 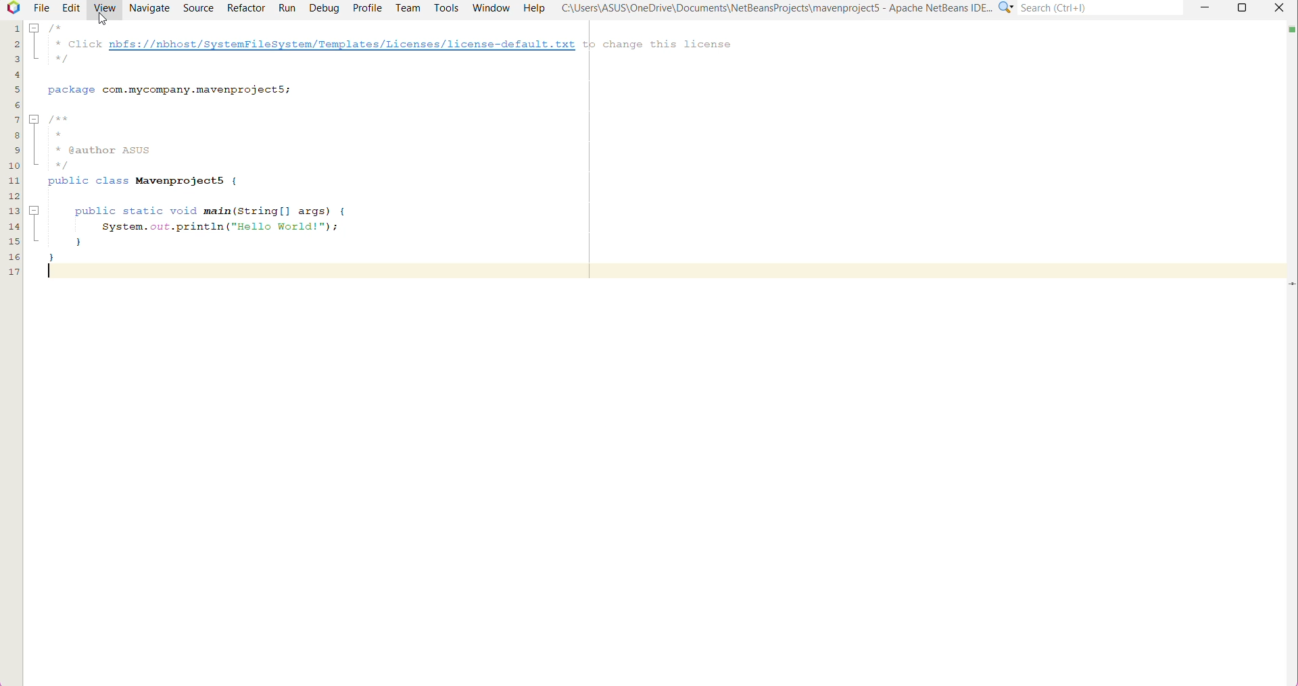 I want to click on Application Logo, so click(x=11, y=9).